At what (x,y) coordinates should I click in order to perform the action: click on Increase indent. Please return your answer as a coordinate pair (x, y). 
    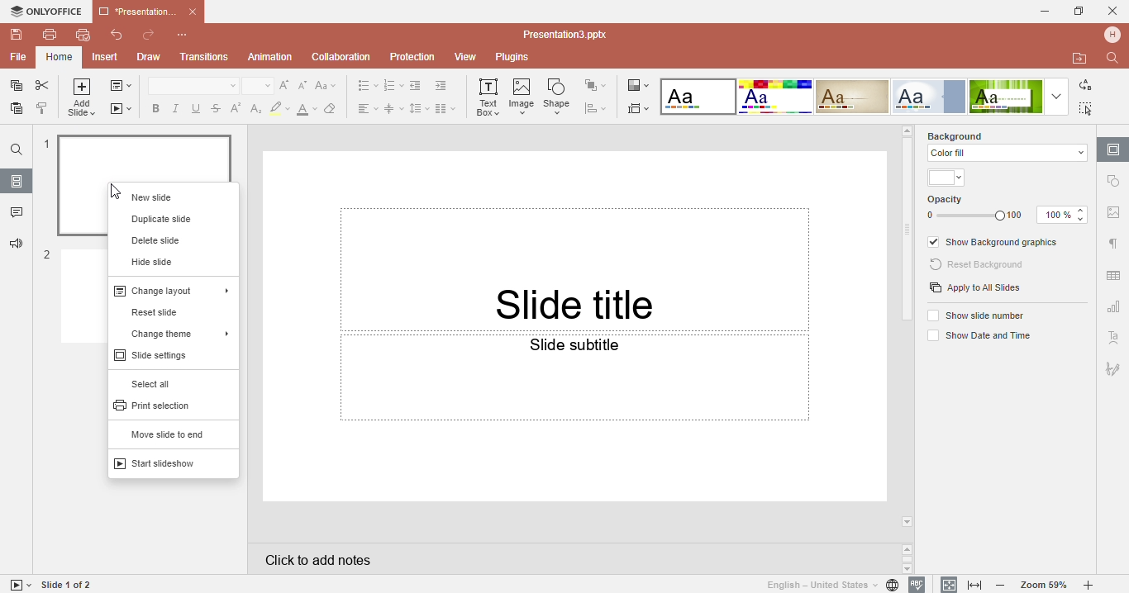
    Looking at the image, I should click on (445, 86).